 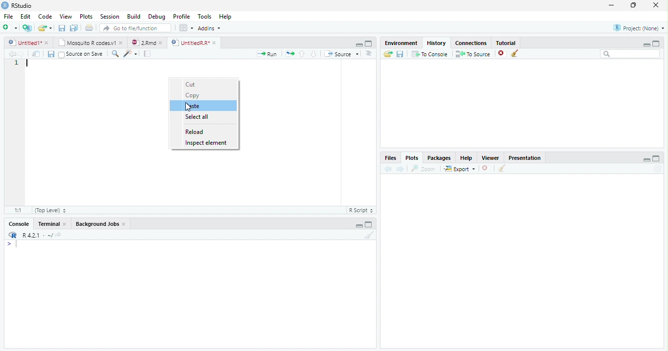 What do you see at coordinates (516, 53) in the screenshot?
I see `Clean` at bounding box center [516, 53].